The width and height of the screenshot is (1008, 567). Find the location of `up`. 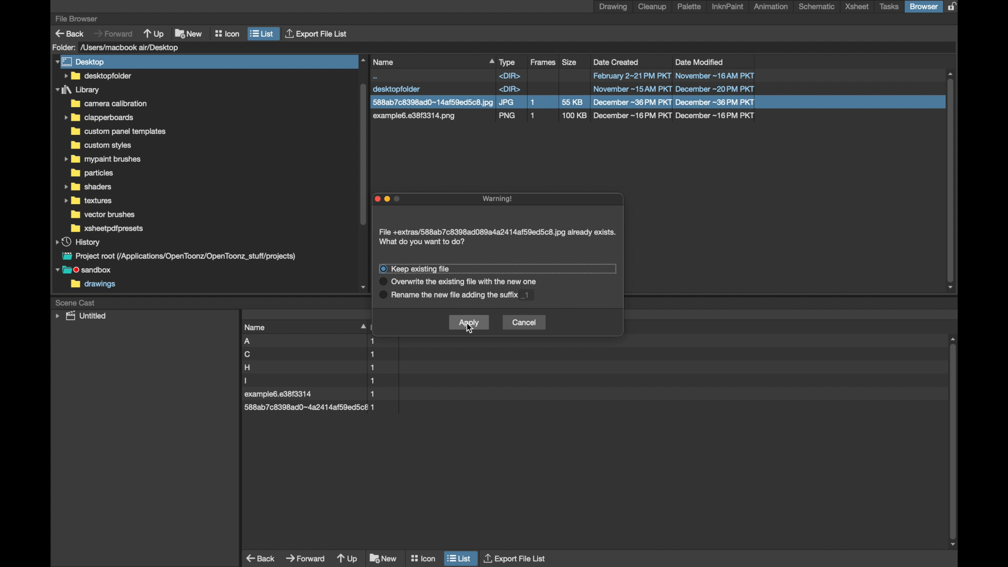

up is located at coordinates (155, 33).